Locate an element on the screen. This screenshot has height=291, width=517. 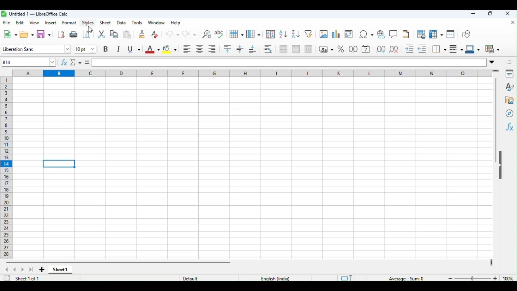
Border colour is located at coordinates (473, 50).